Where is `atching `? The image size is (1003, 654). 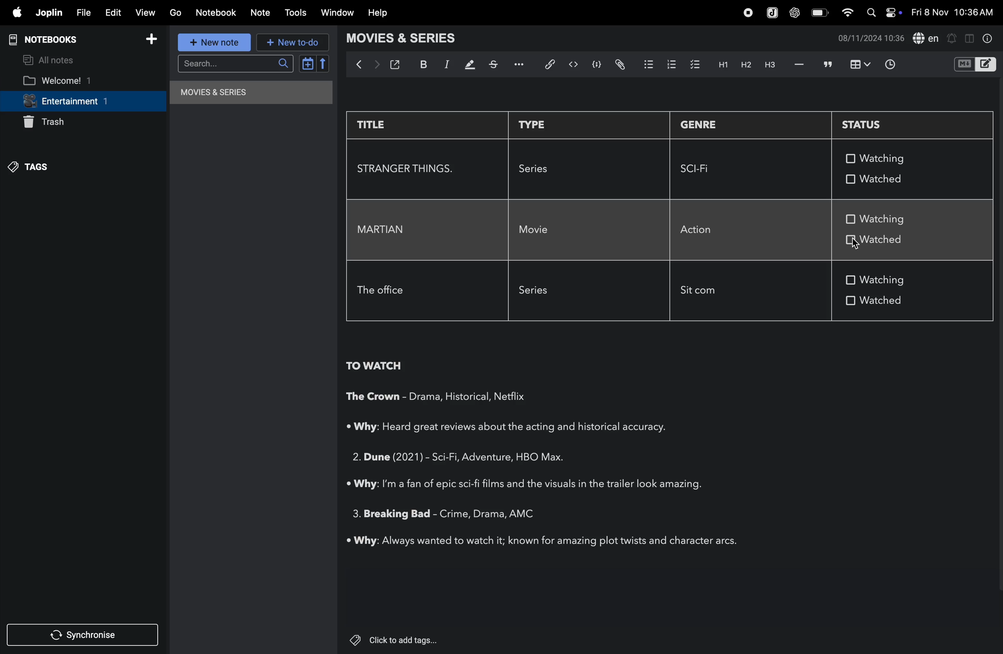 atching  is located at coordinates (883, 158).